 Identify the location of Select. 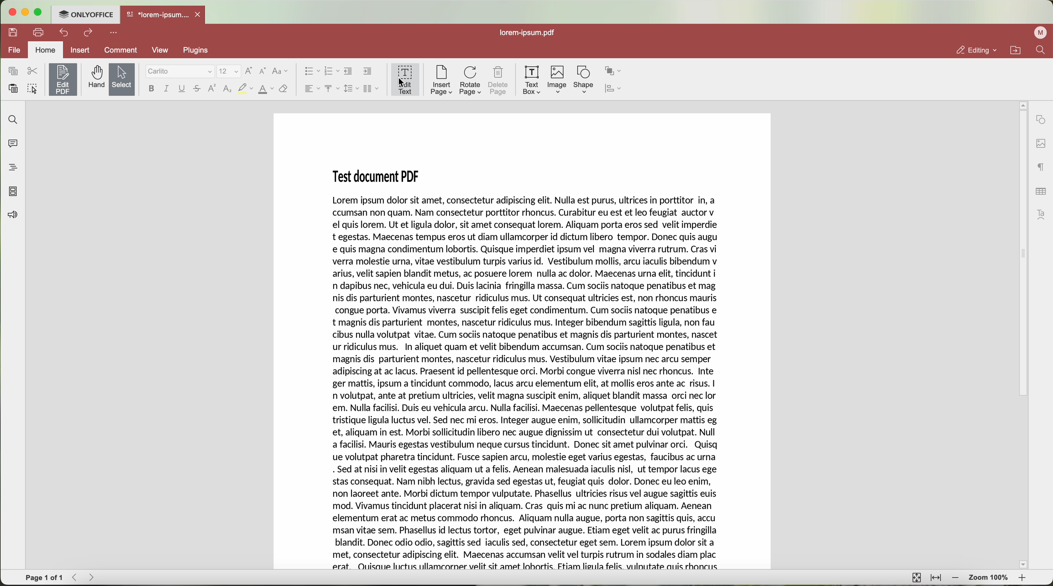
(121, 79).